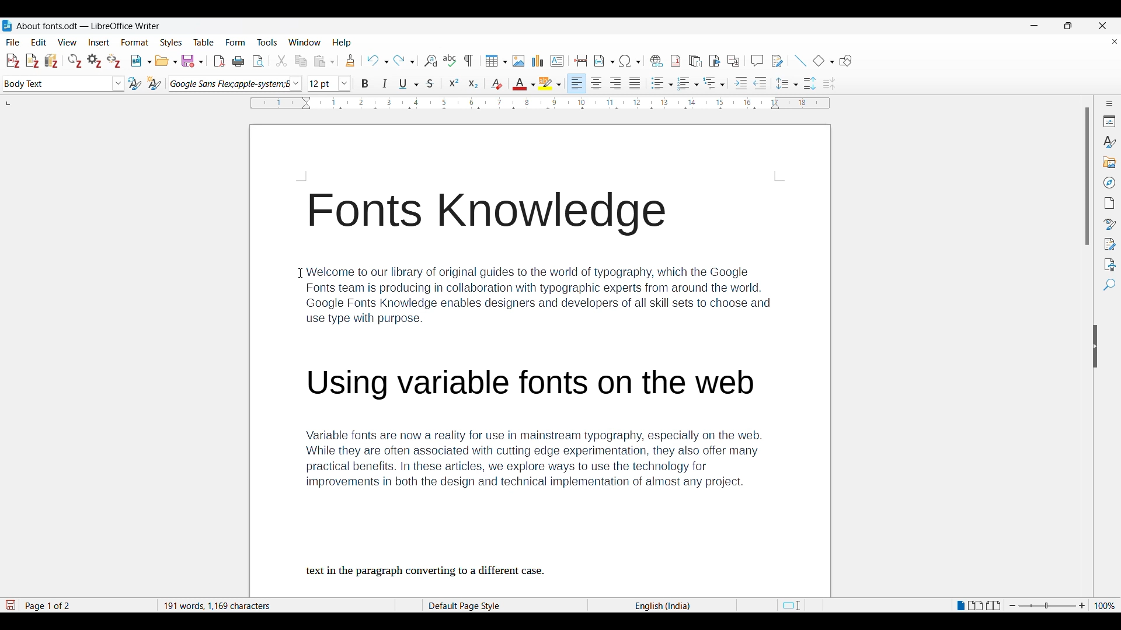 This screenshot has width=1121, height=630. Describe the element at coordinates (715, 61) in the screenshot. I see `Insert bookmark` at that location.